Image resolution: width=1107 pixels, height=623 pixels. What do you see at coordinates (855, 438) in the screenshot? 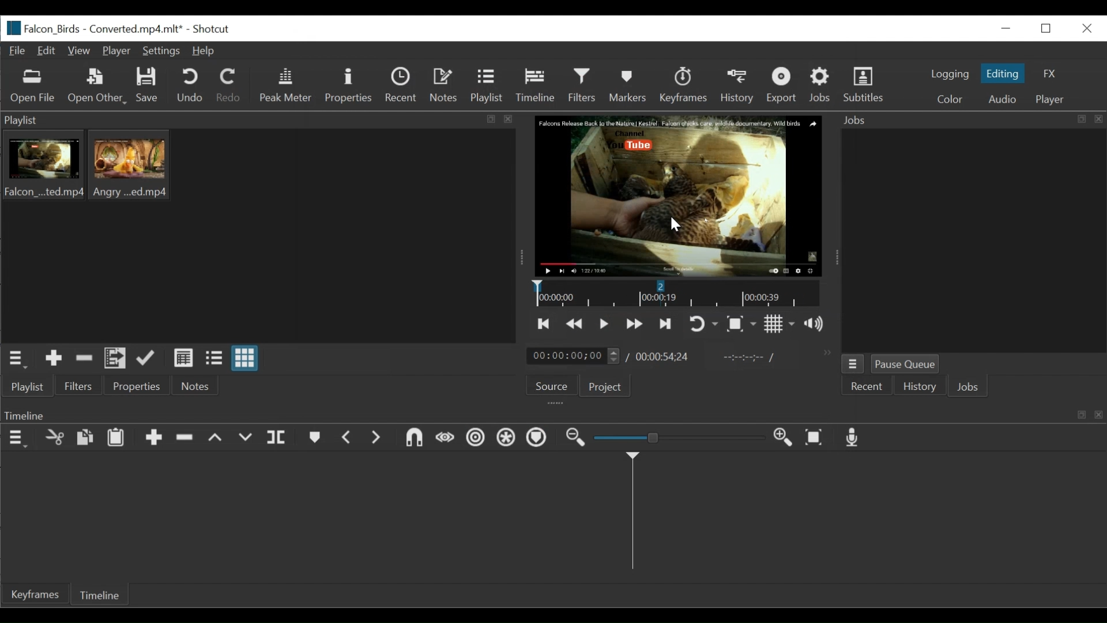
I see `Record audio` at bounding box center [855, 438].